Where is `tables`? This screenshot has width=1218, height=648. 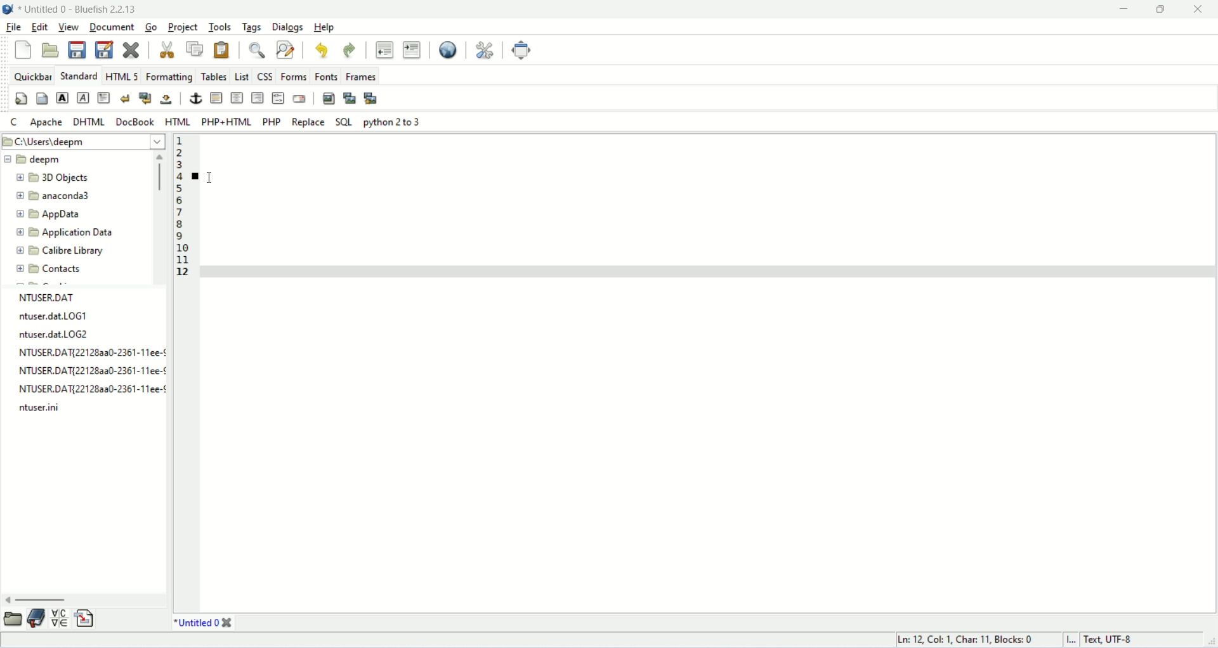
tables is located at coordinates (214, 76).